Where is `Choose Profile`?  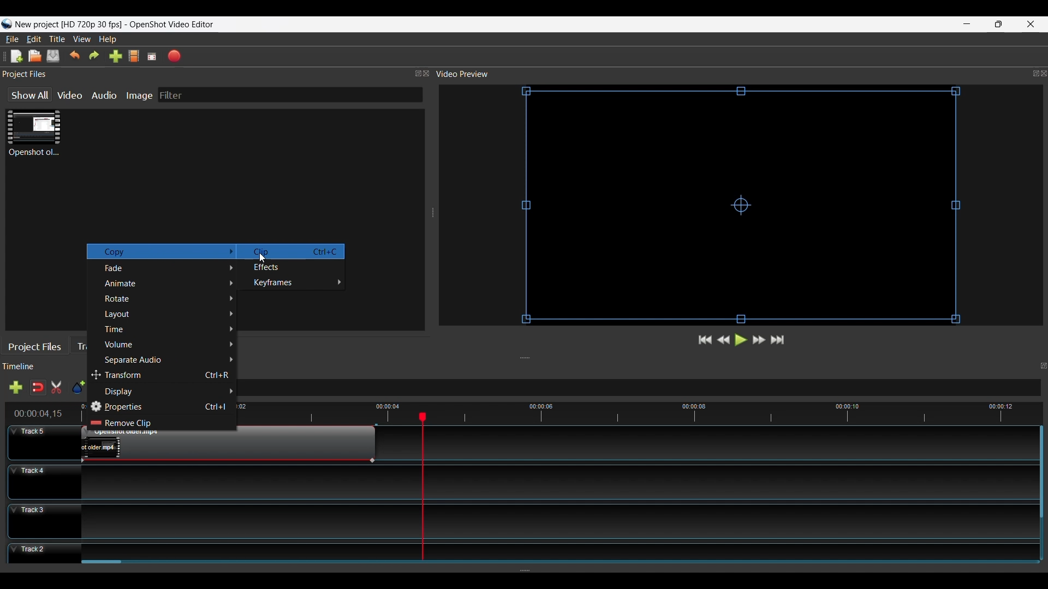 Choose Profile is located at coordinates (133, 57).